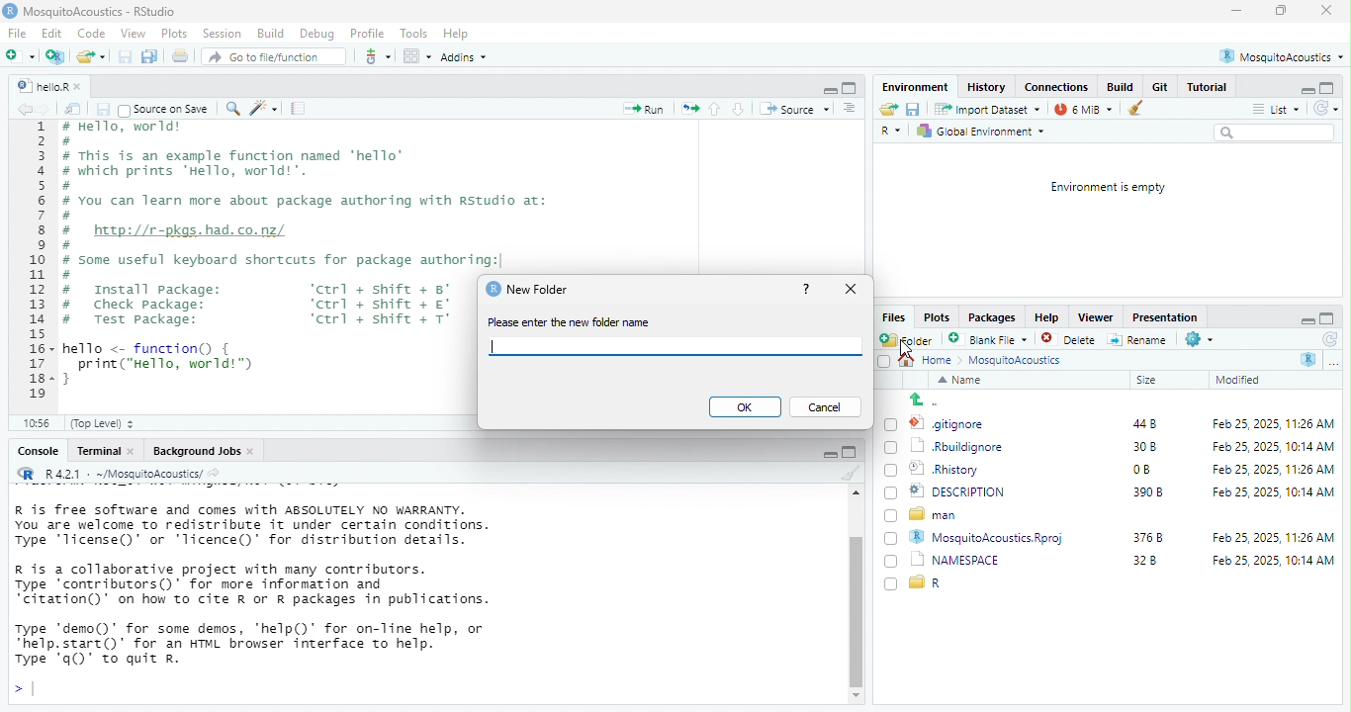 The height and width of the screenshot is (712, 1351). Describe the element at coordinates (895, 133) in the screenshot. I see `r` at that location.